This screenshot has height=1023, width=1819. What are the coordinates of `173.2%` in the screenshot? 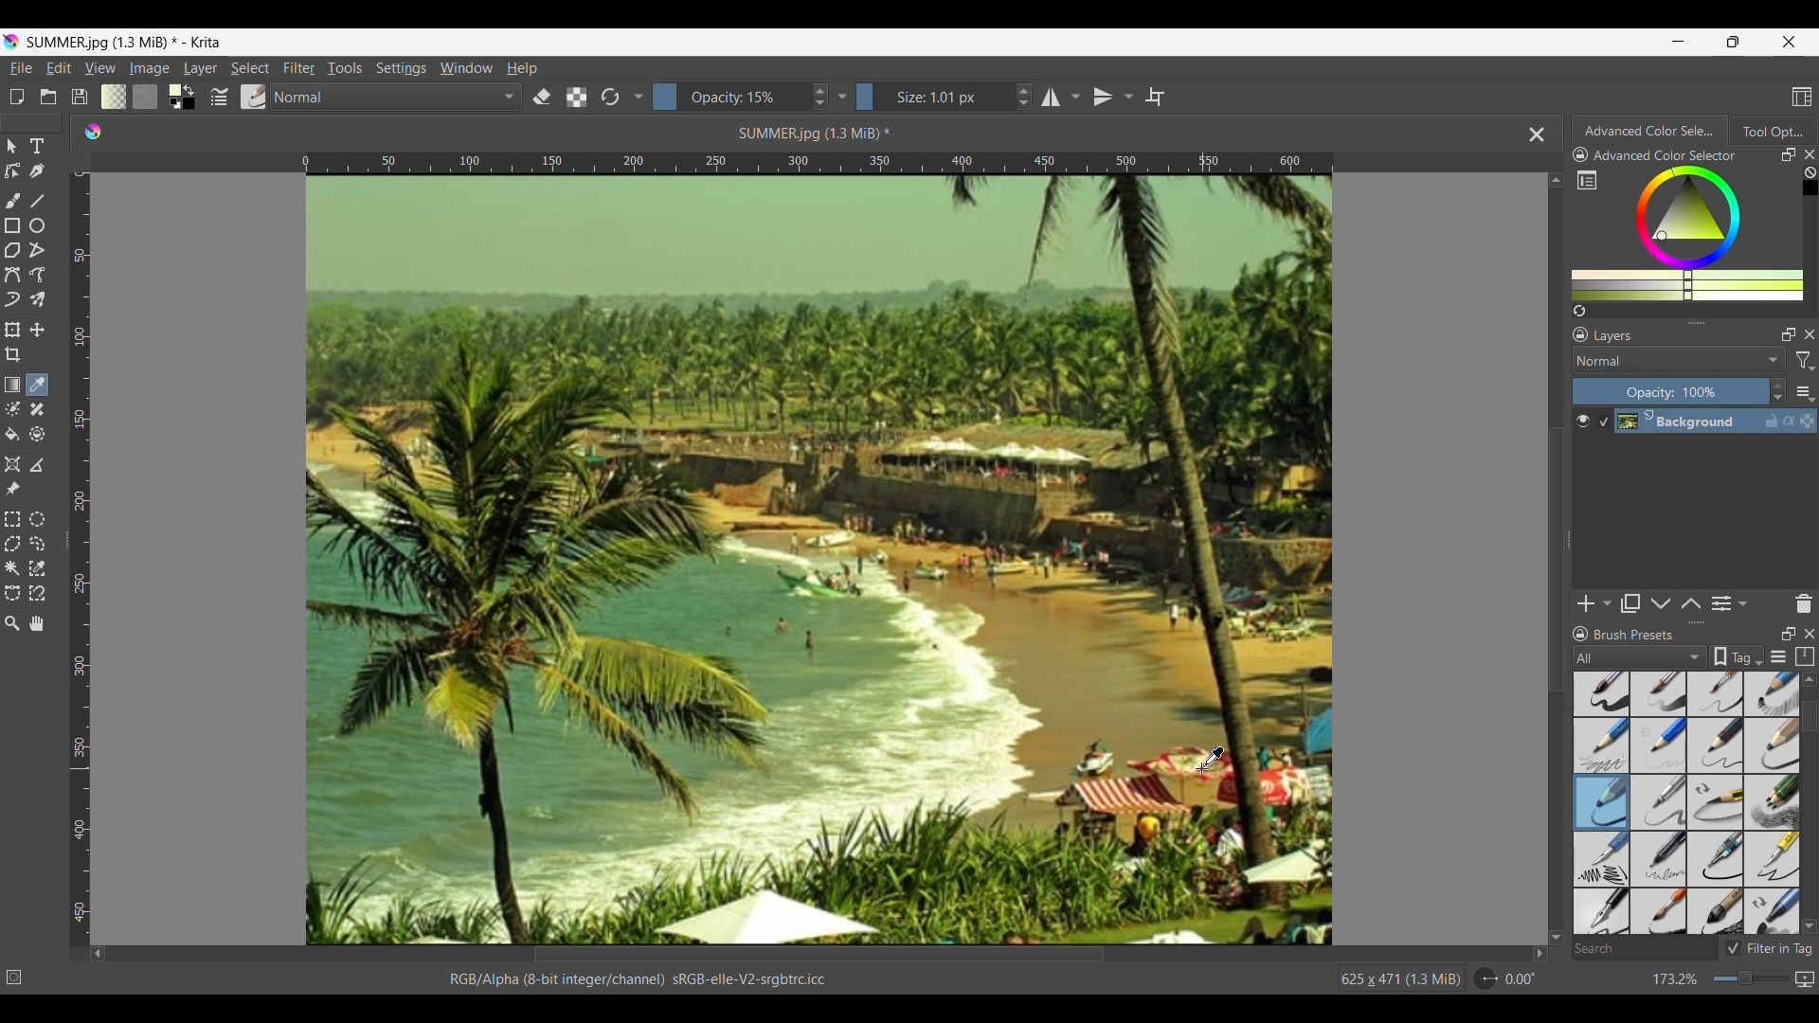 It's located at (1676, 980).